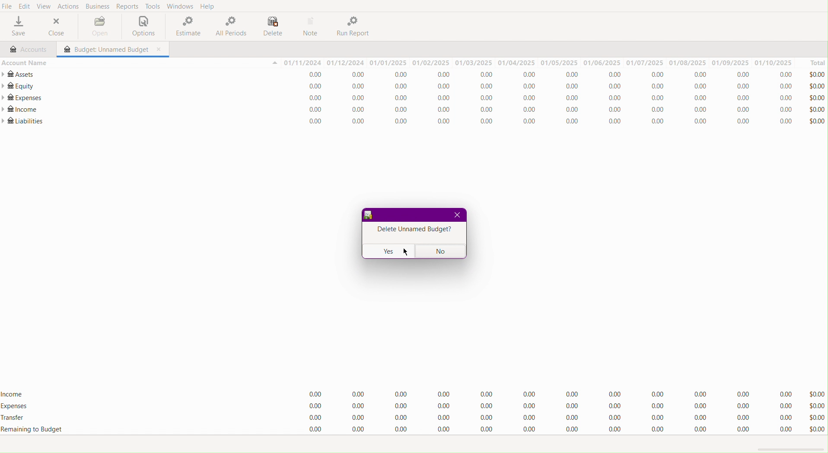 The image size is (828, 453). I want to click on Transfer, so click(18, 418).